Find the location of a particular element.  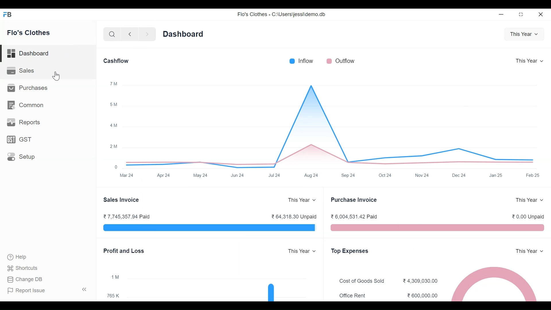

5M is located at coordinates (114, 104).